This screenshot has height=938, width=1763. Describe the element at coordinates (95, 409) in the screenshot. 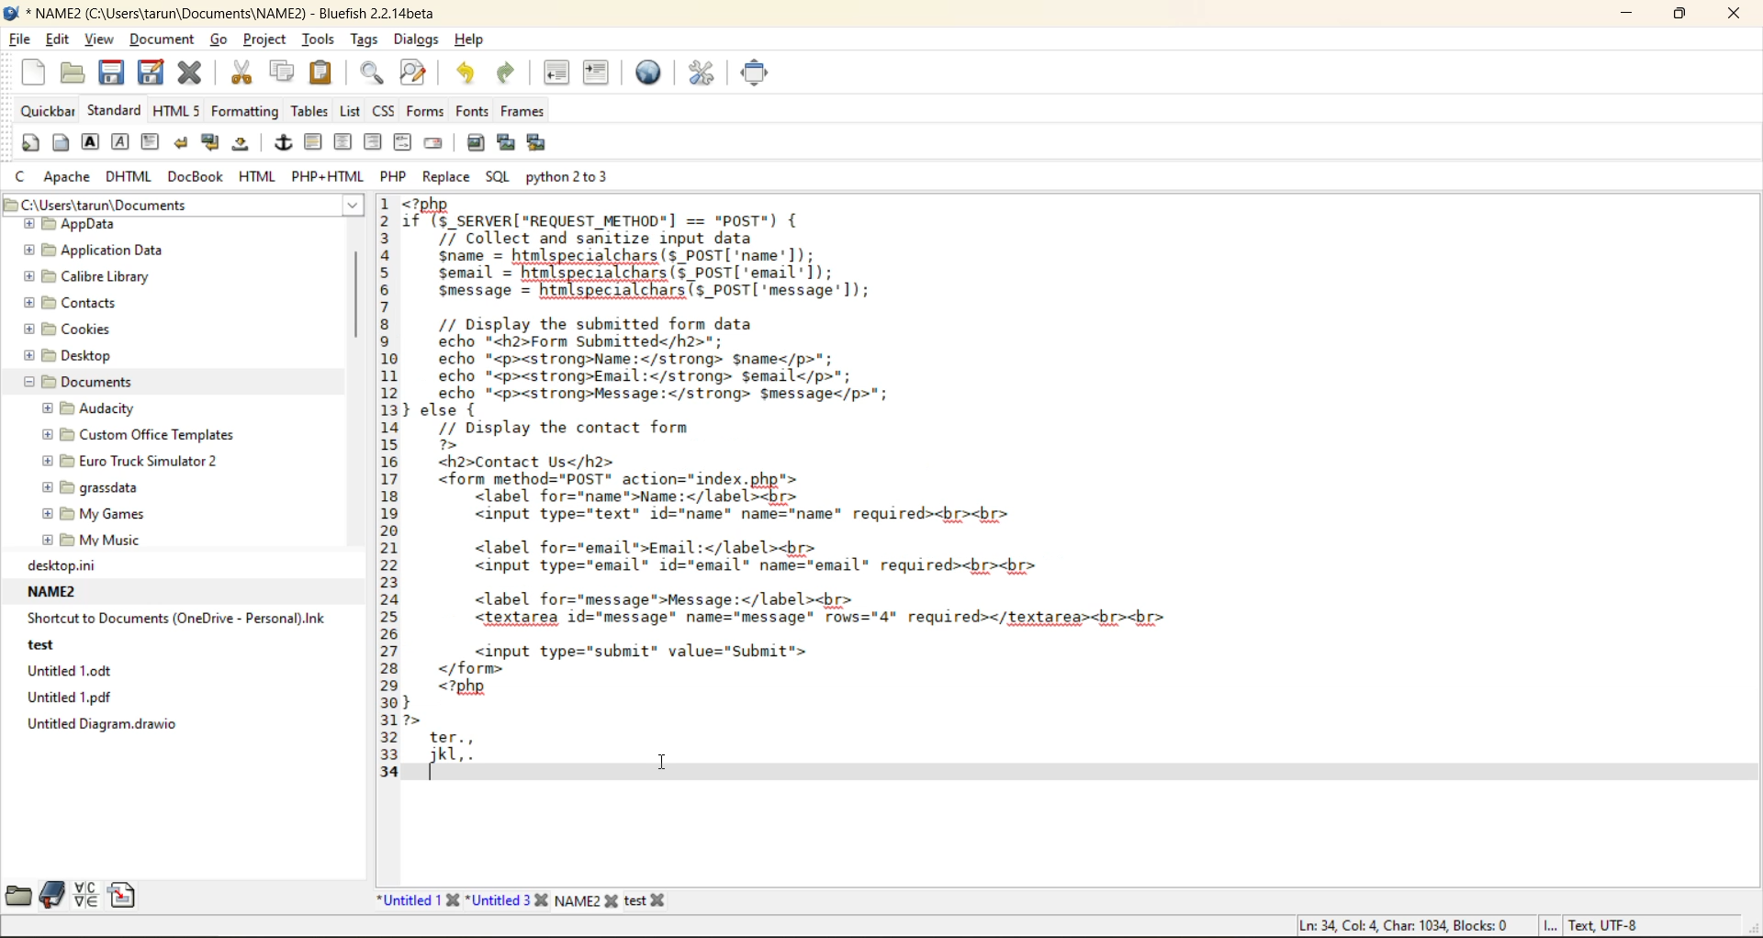

I see `Audacity` at that location.